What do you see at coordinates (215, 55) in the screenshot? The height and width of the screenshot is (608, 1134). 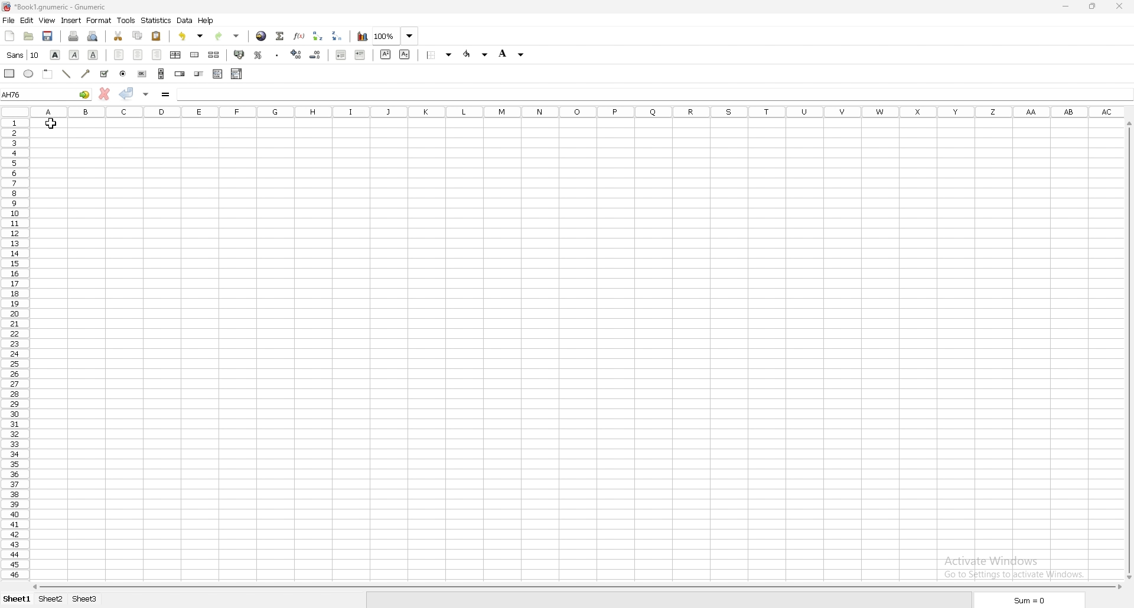 I see `split merged` at bounding box center [215, 55].